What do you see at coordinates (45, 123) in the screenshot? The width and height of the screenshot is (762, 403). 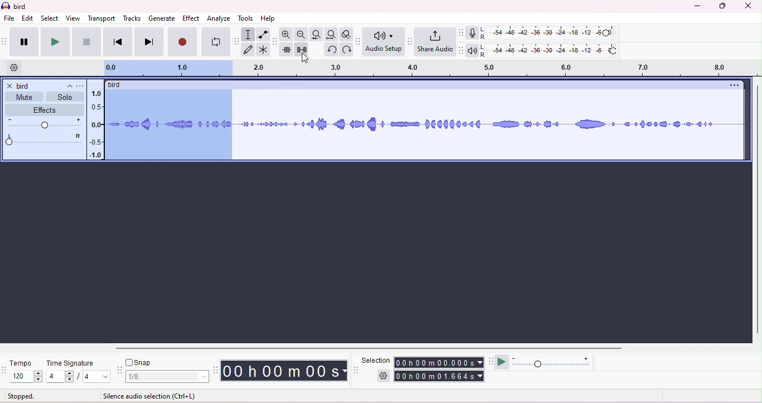 I see `volume` at bounding box center [45, 123].